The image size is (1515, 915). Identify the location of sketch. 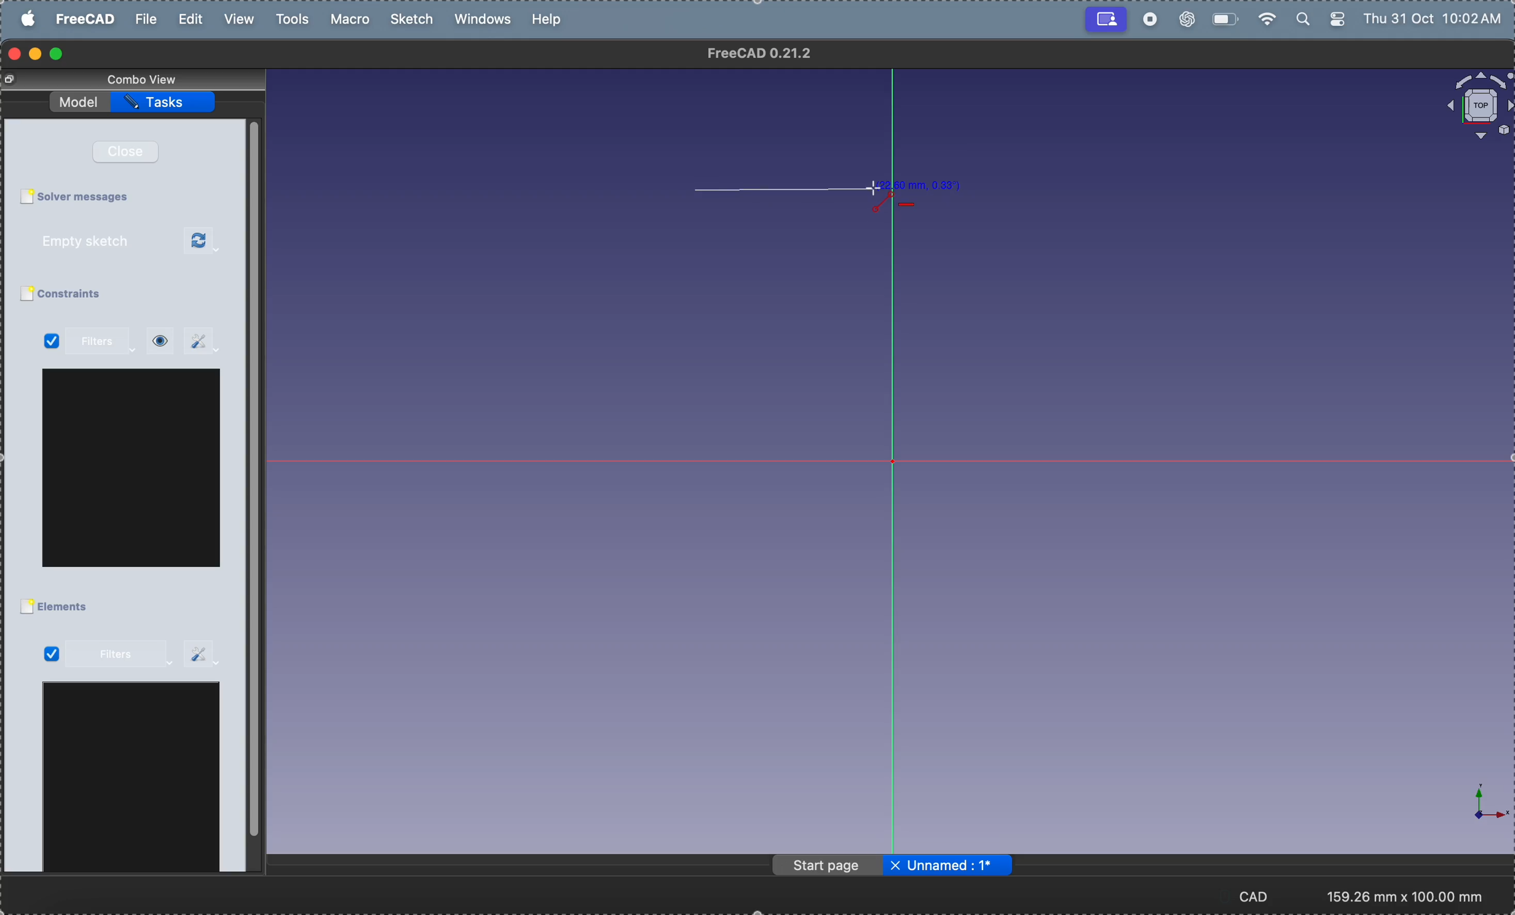
(414, 20).